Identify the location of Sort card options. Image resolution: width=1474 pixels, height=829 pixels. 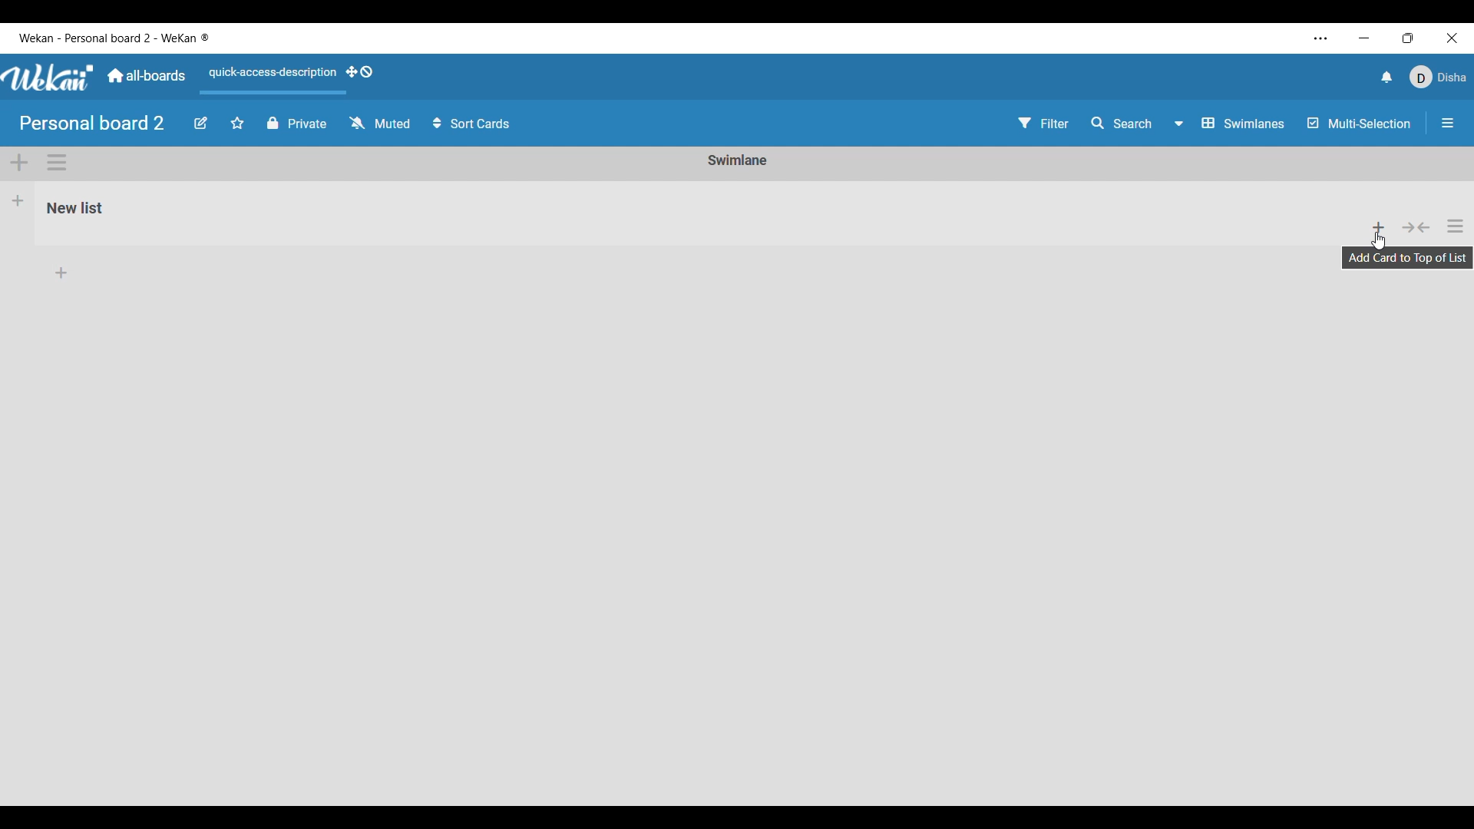
(472, 123).